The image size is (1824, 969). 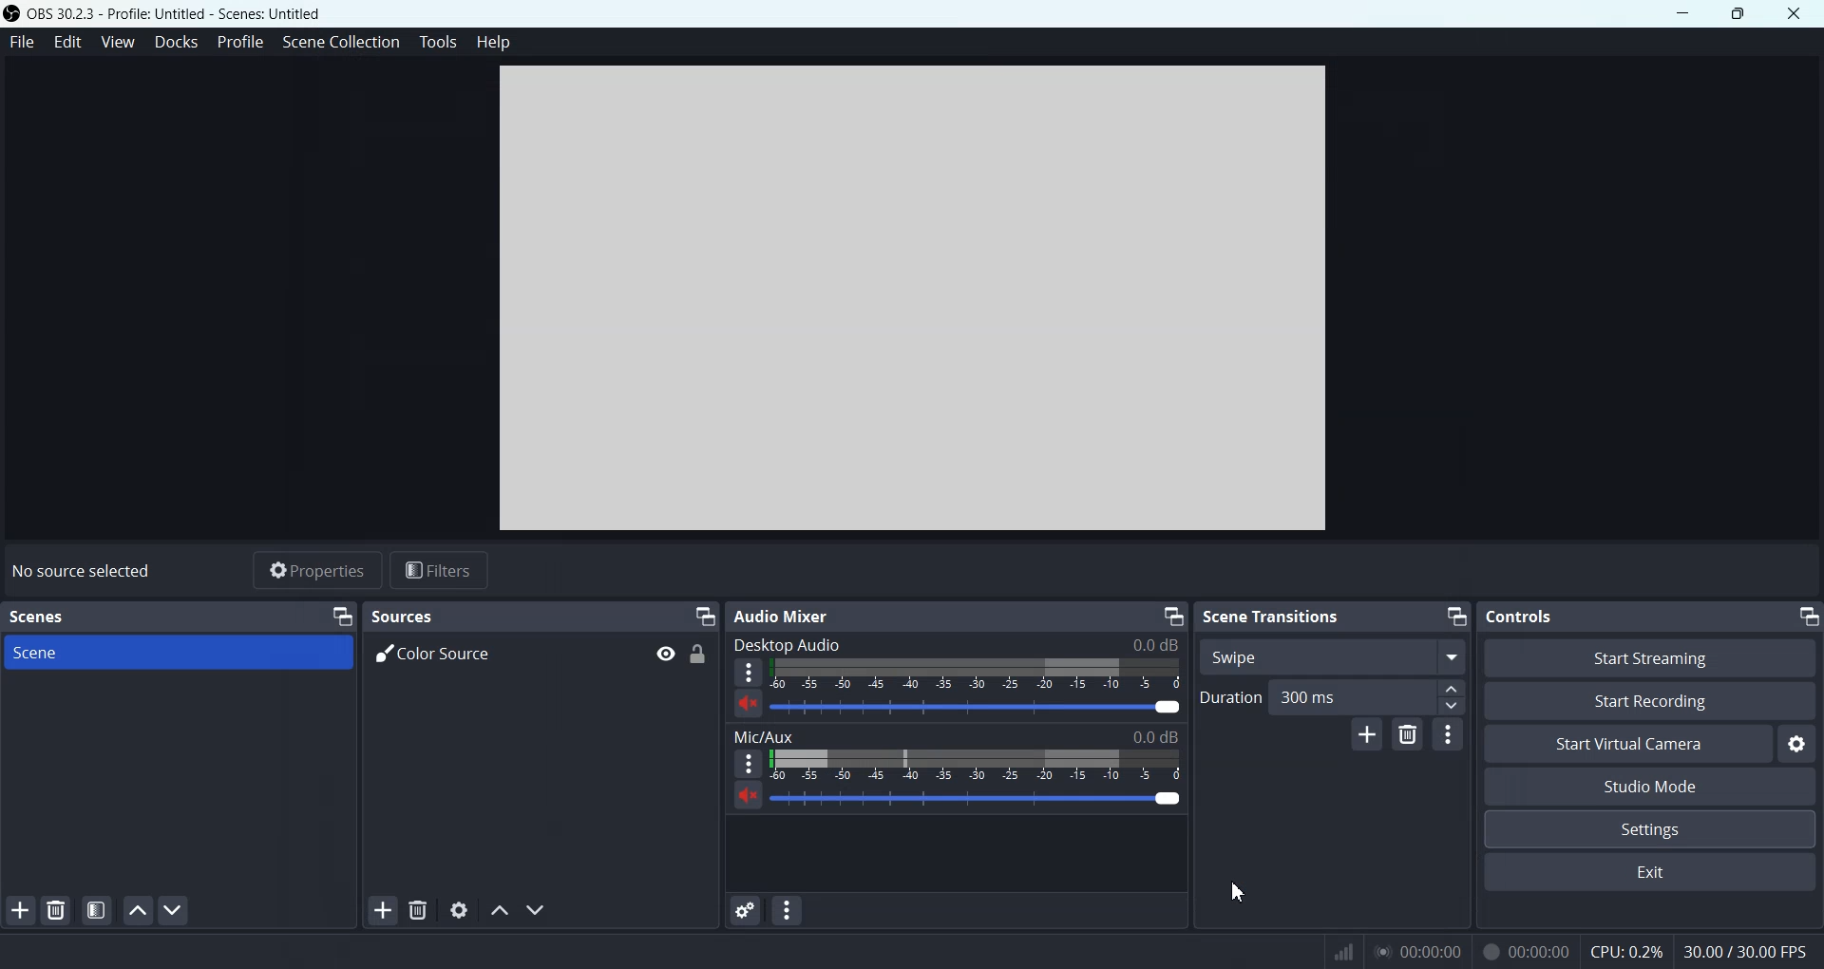 I want to click on Text, so click(x=956, y=733).